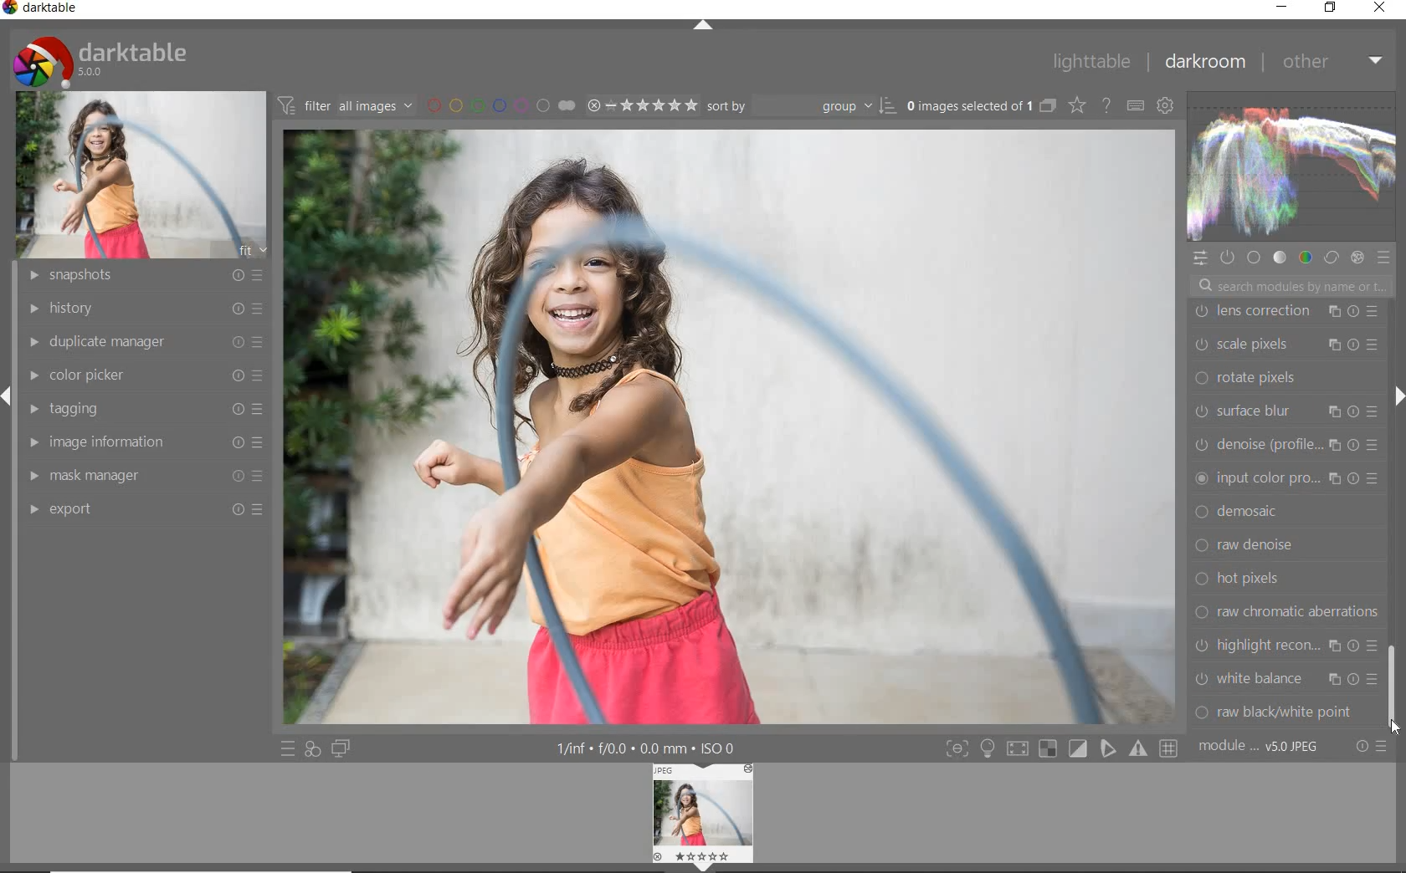 This screenshot has width=1406, height=873. I want to click on image information, so click(143, 442).